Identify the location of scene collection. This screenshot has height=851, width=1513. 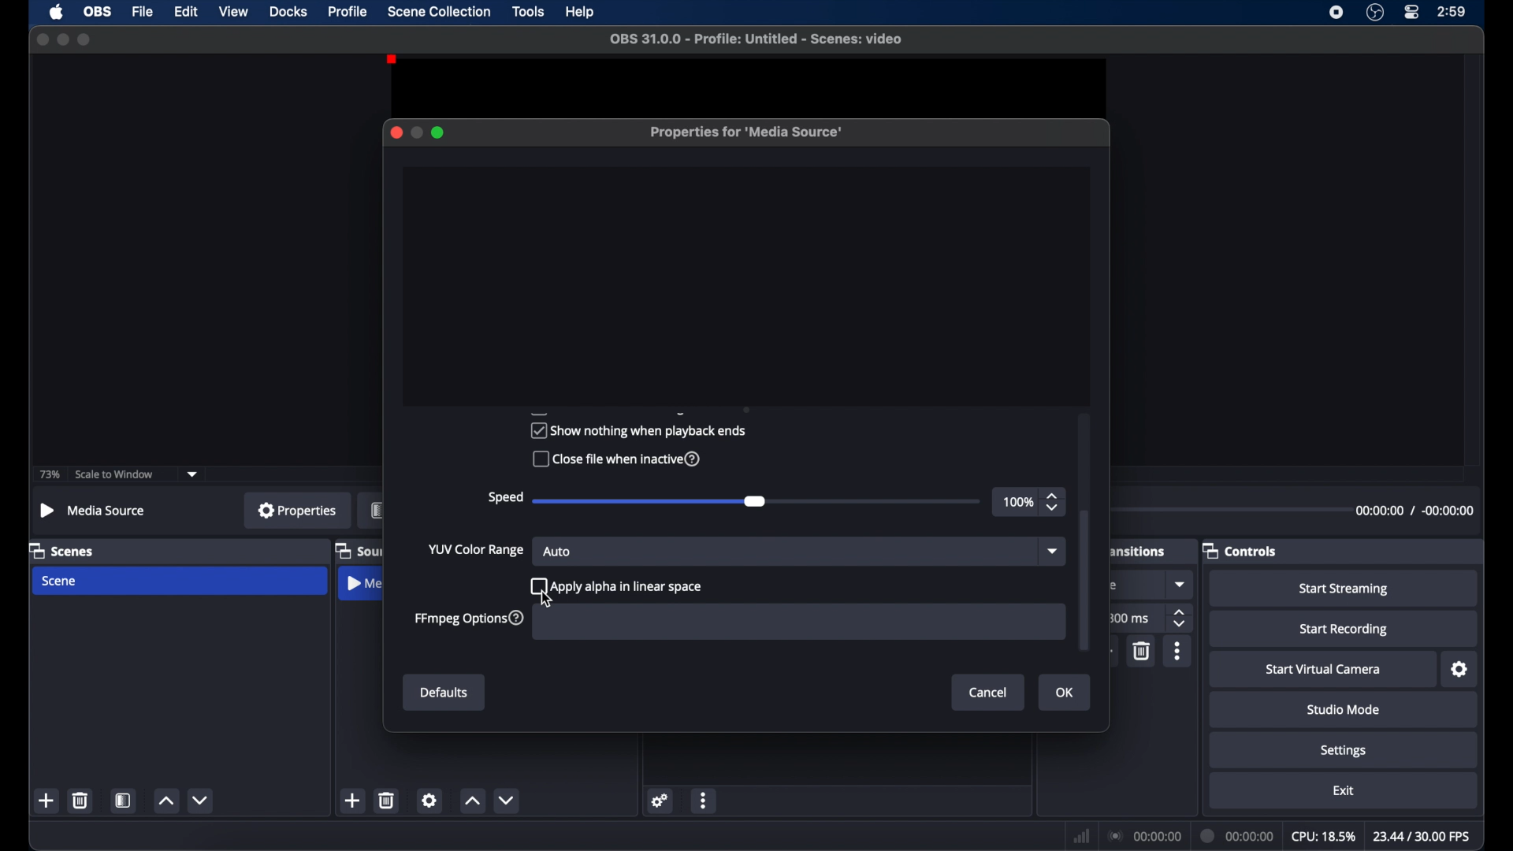
(438, 12).